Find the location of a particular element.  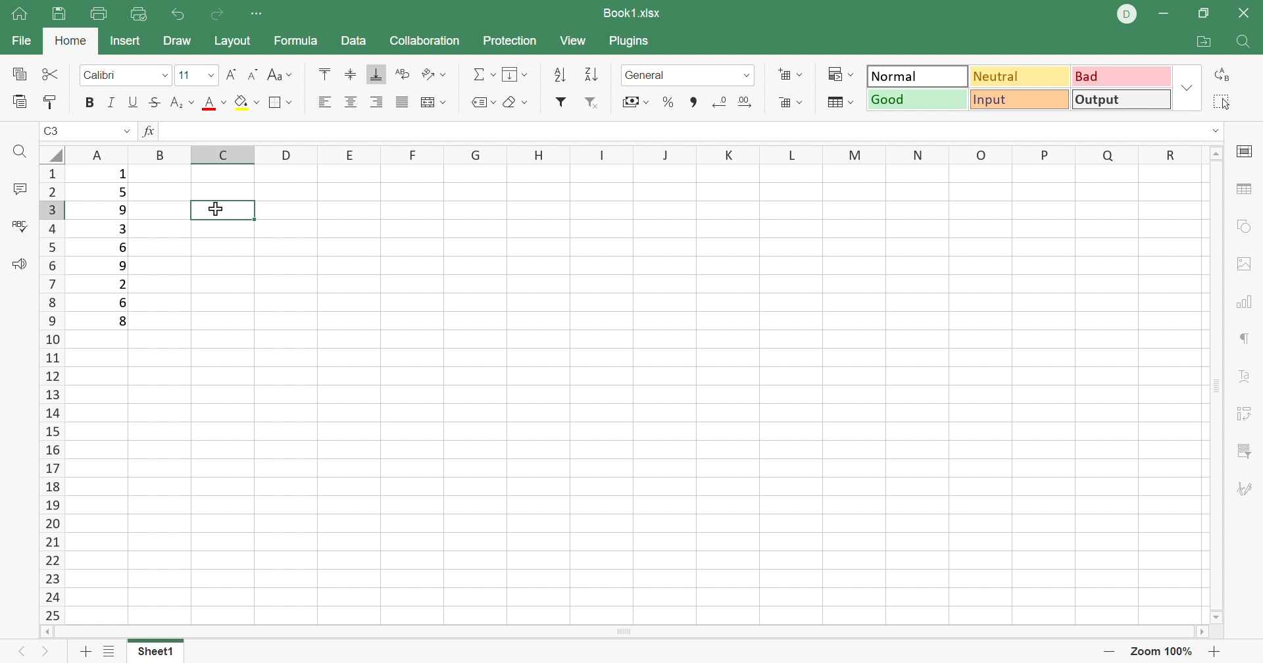

Strikethrough is located at coordinates (155, 102).